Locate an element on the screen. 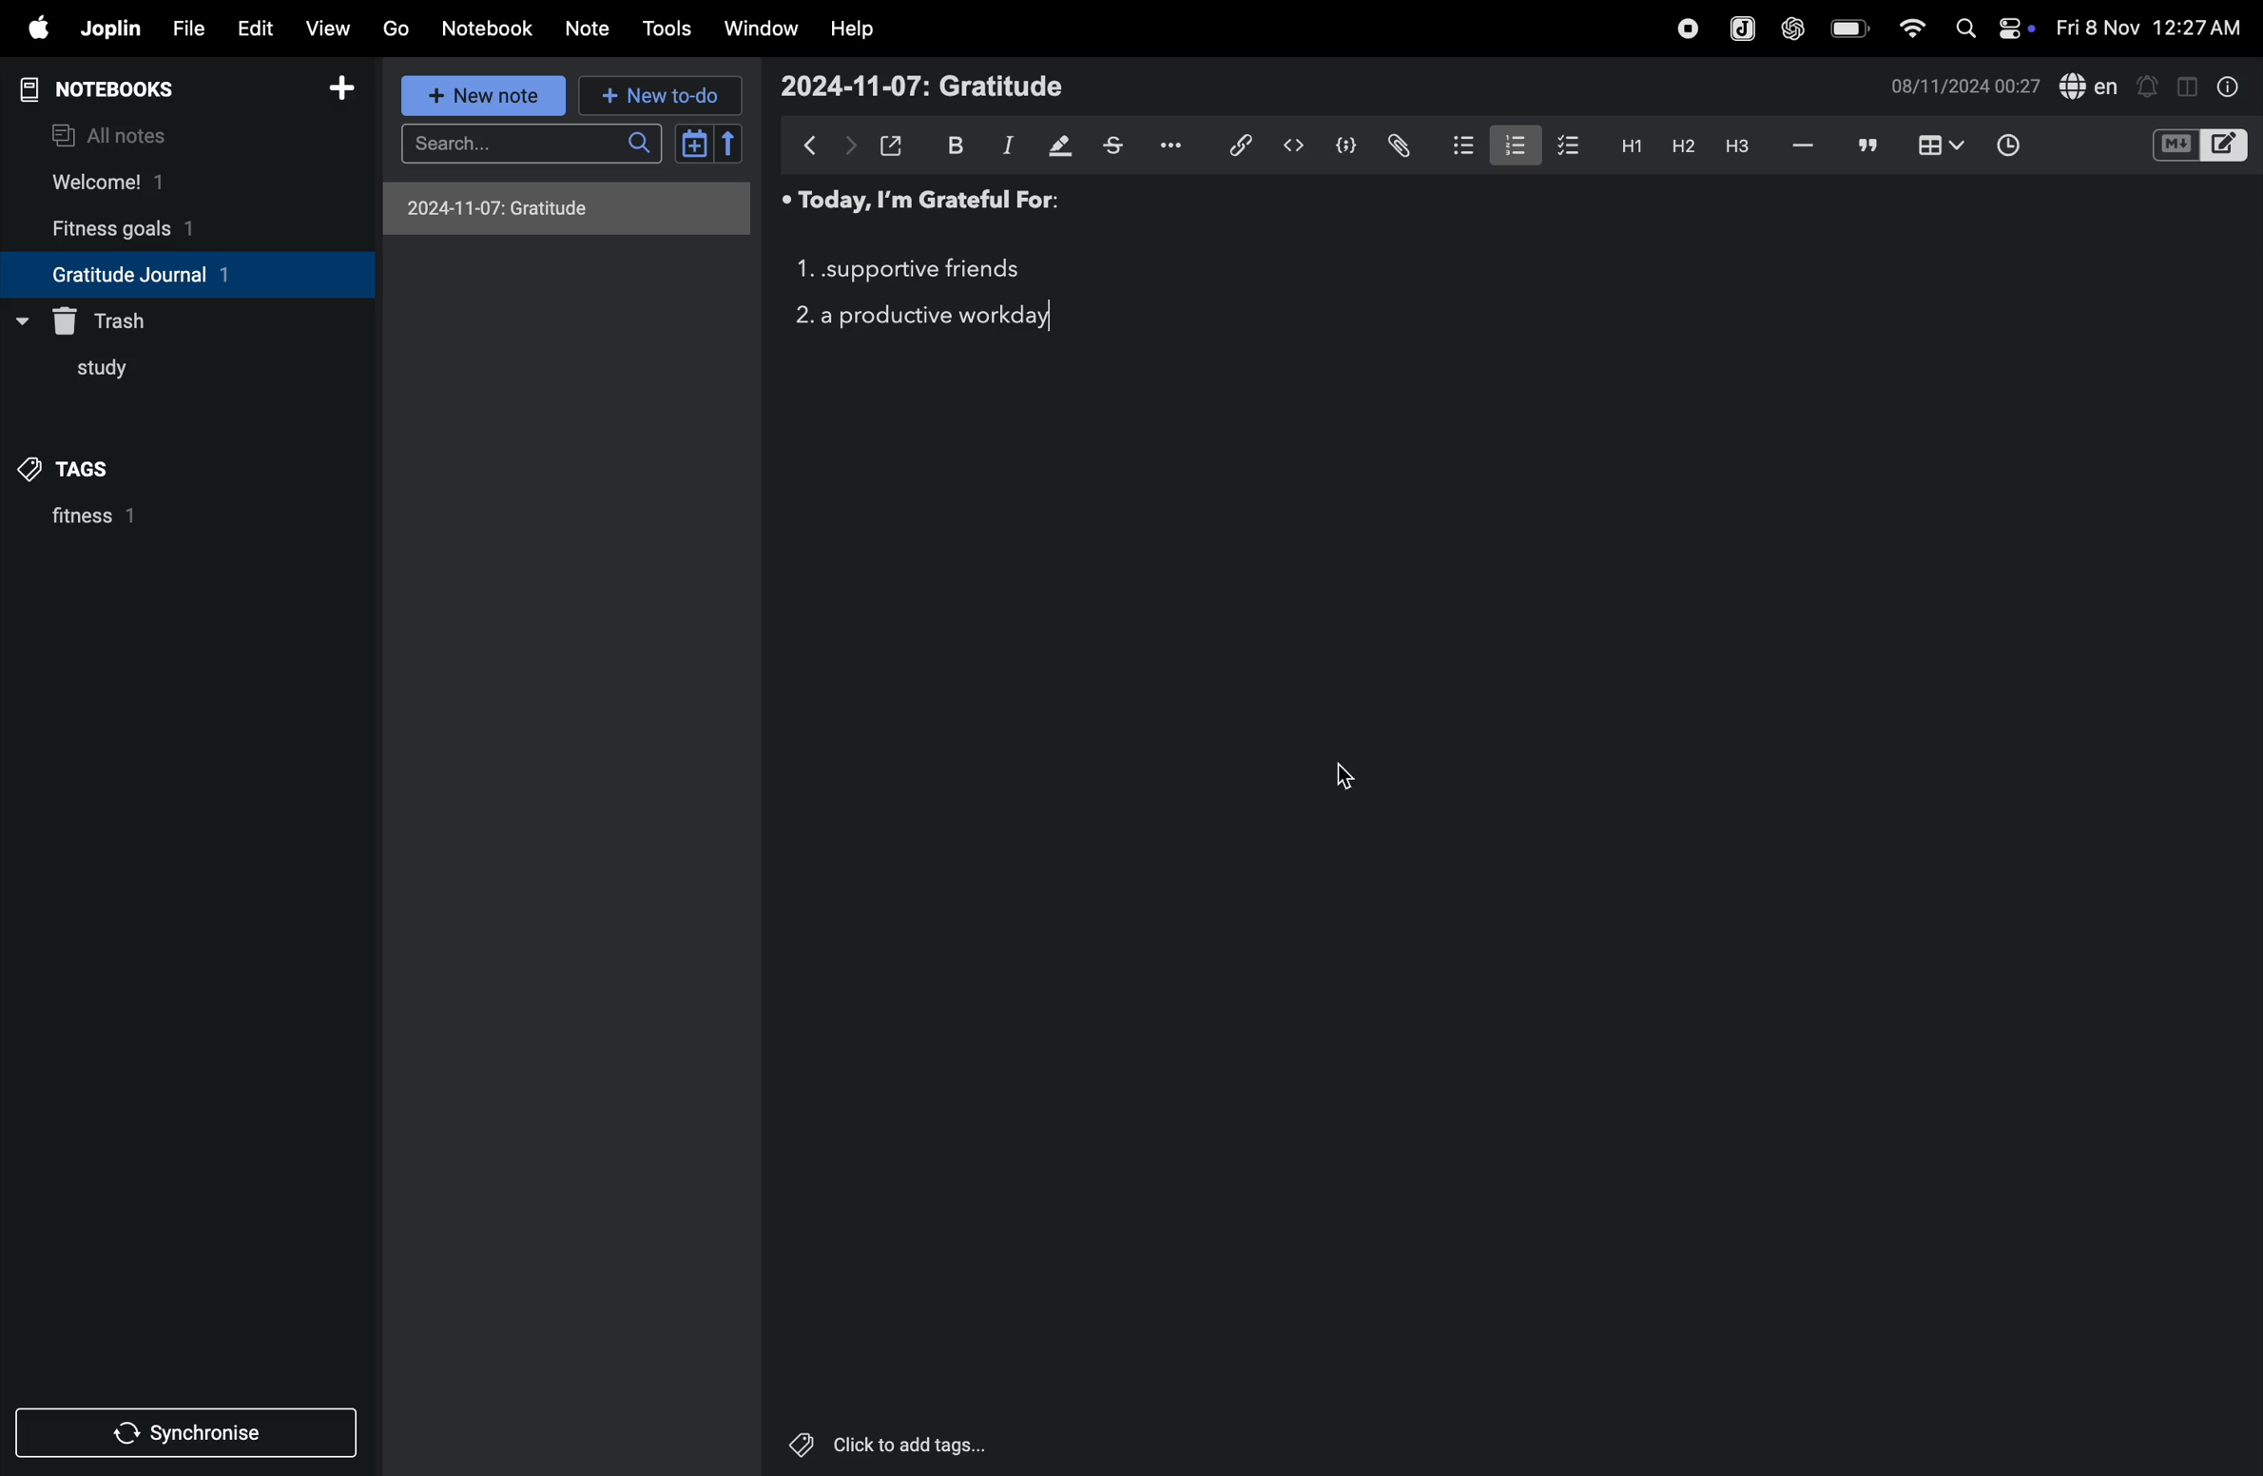 Image resolution: width=2263 pixels, height=1476 pixels. tools is located at coordinates (667, 29).